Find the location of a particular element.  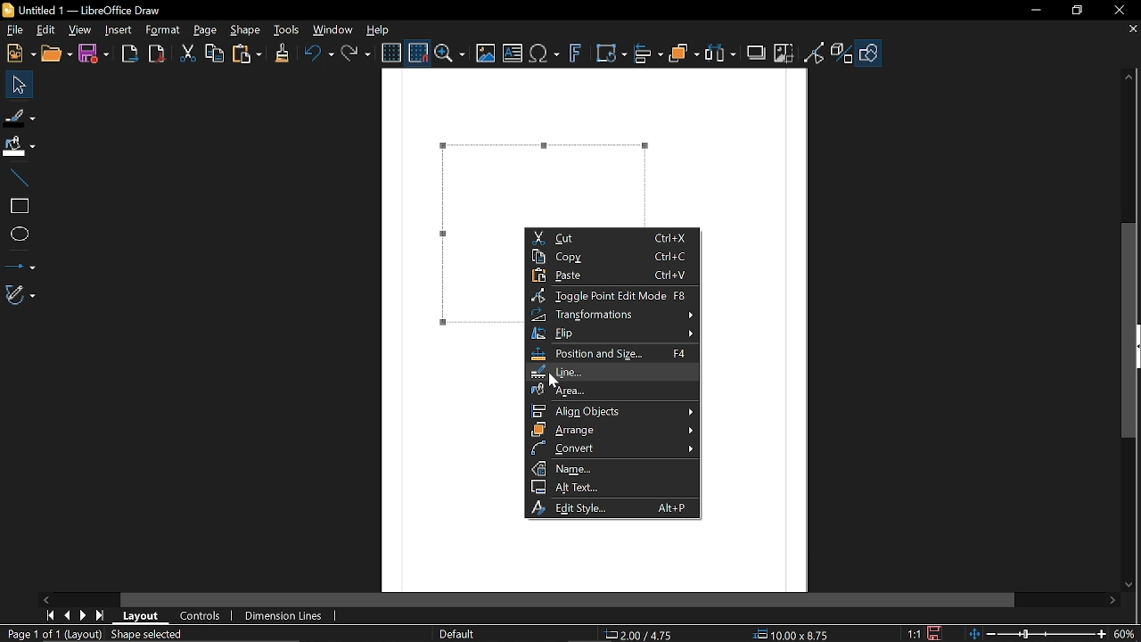

Move right is located at coordinates (47, 599).